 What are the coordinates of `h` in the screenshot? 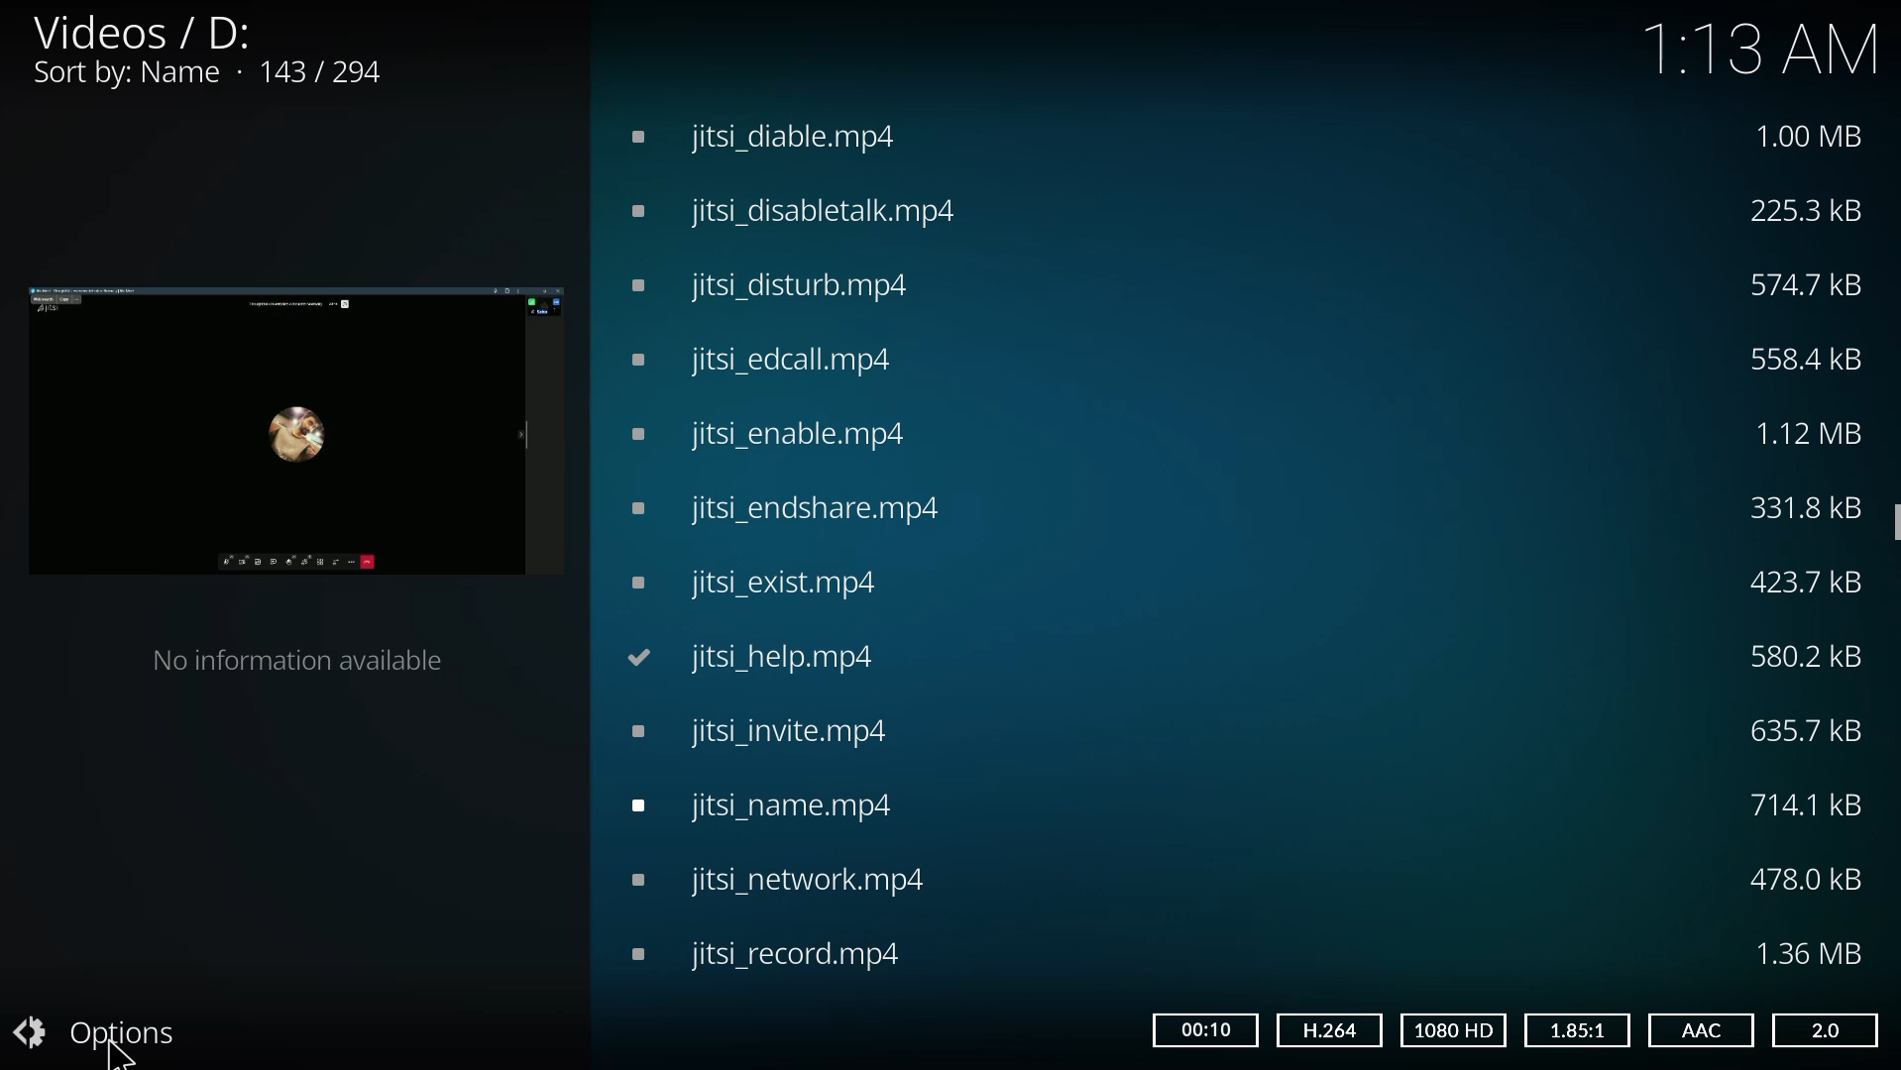 It's located at (1325, 1030).